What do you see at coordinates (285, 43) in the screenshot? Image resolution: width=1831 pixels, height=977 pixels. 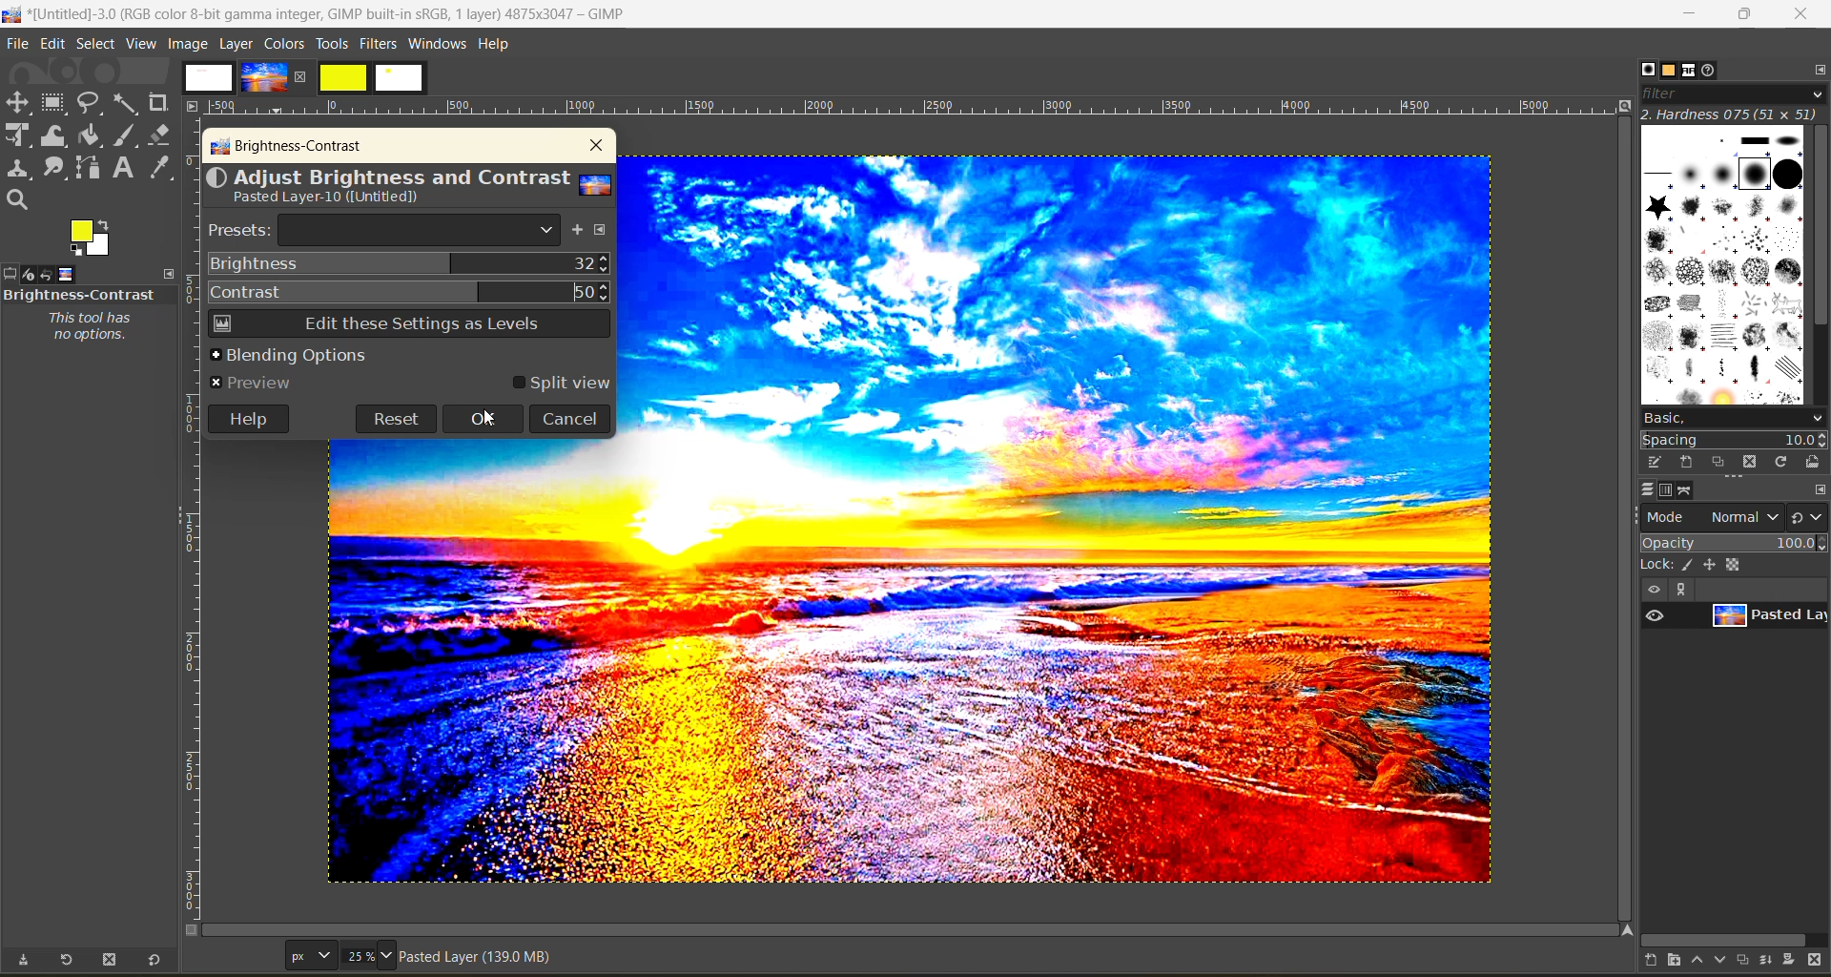 I see `colors` at bounding box center [285, 43].